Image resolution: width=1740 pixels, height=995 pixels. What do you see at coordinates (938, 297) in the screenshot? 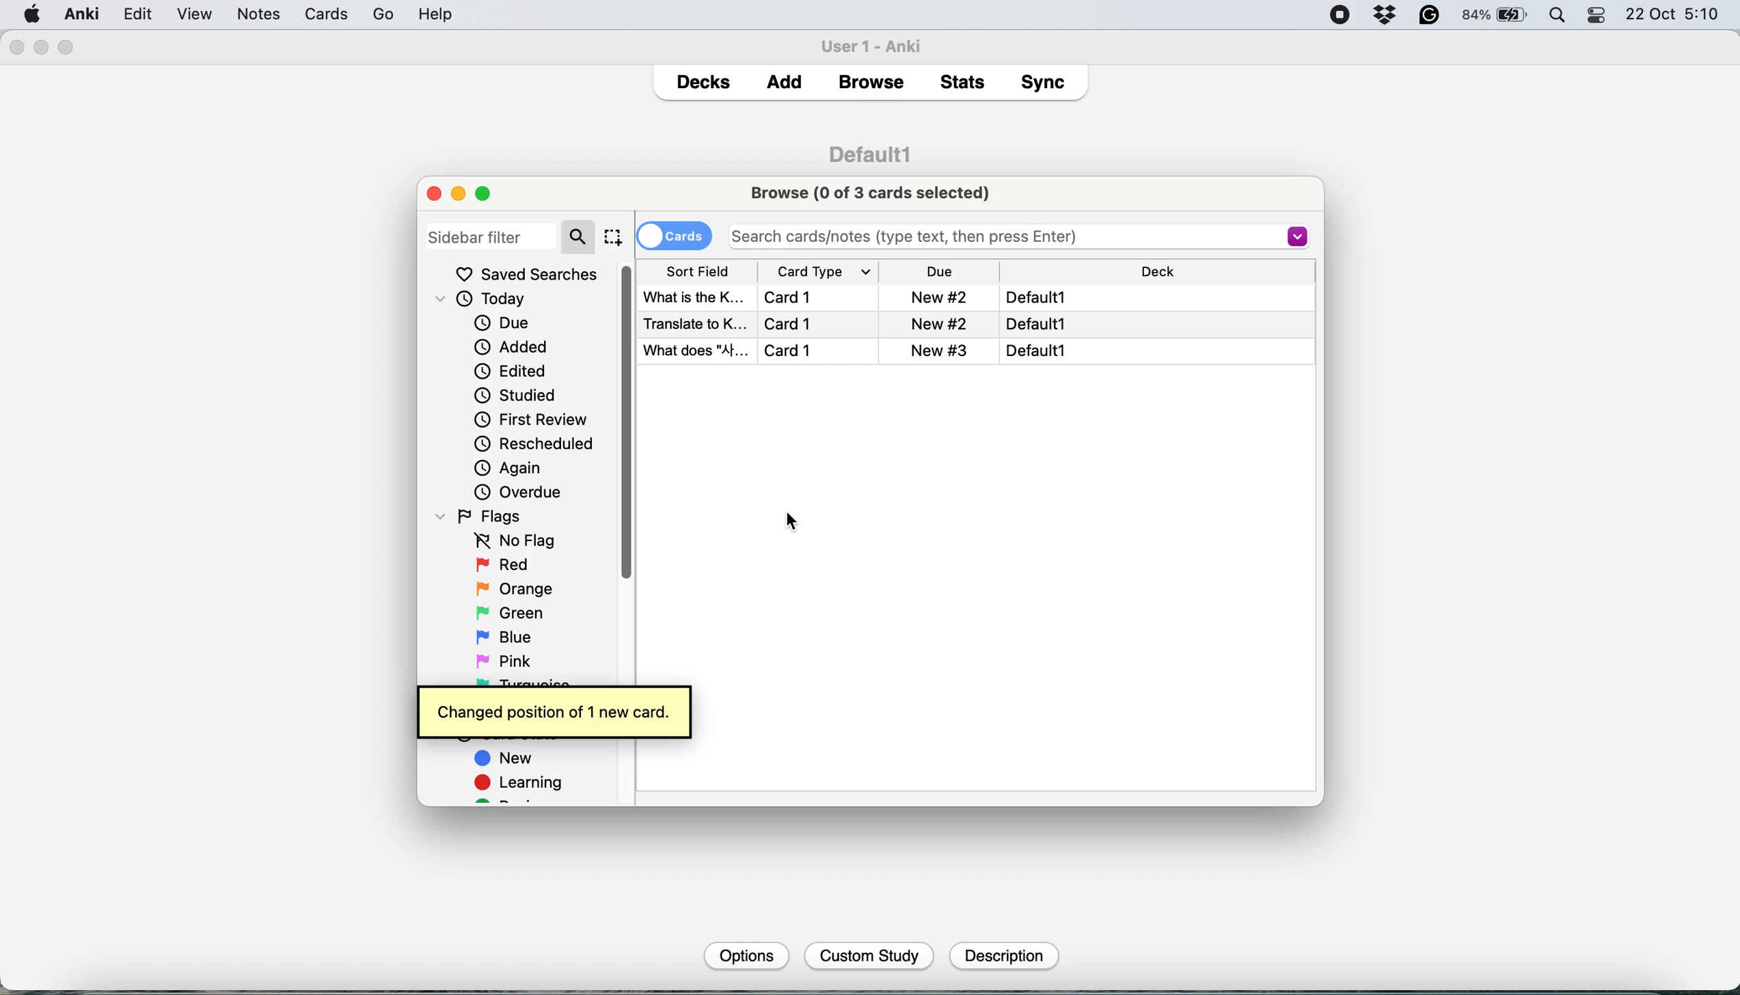
I see `New #2` at bounding box center [938, 297].